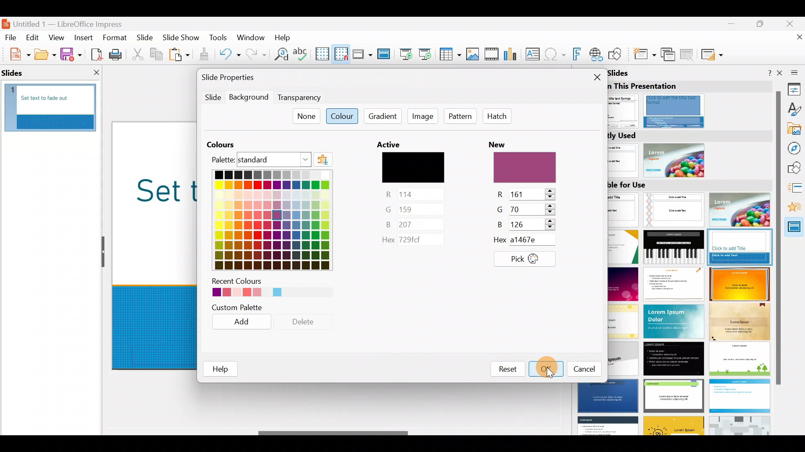  Describe the element at coordinates (221, 368) in the screenshot. I see `help` at that location.